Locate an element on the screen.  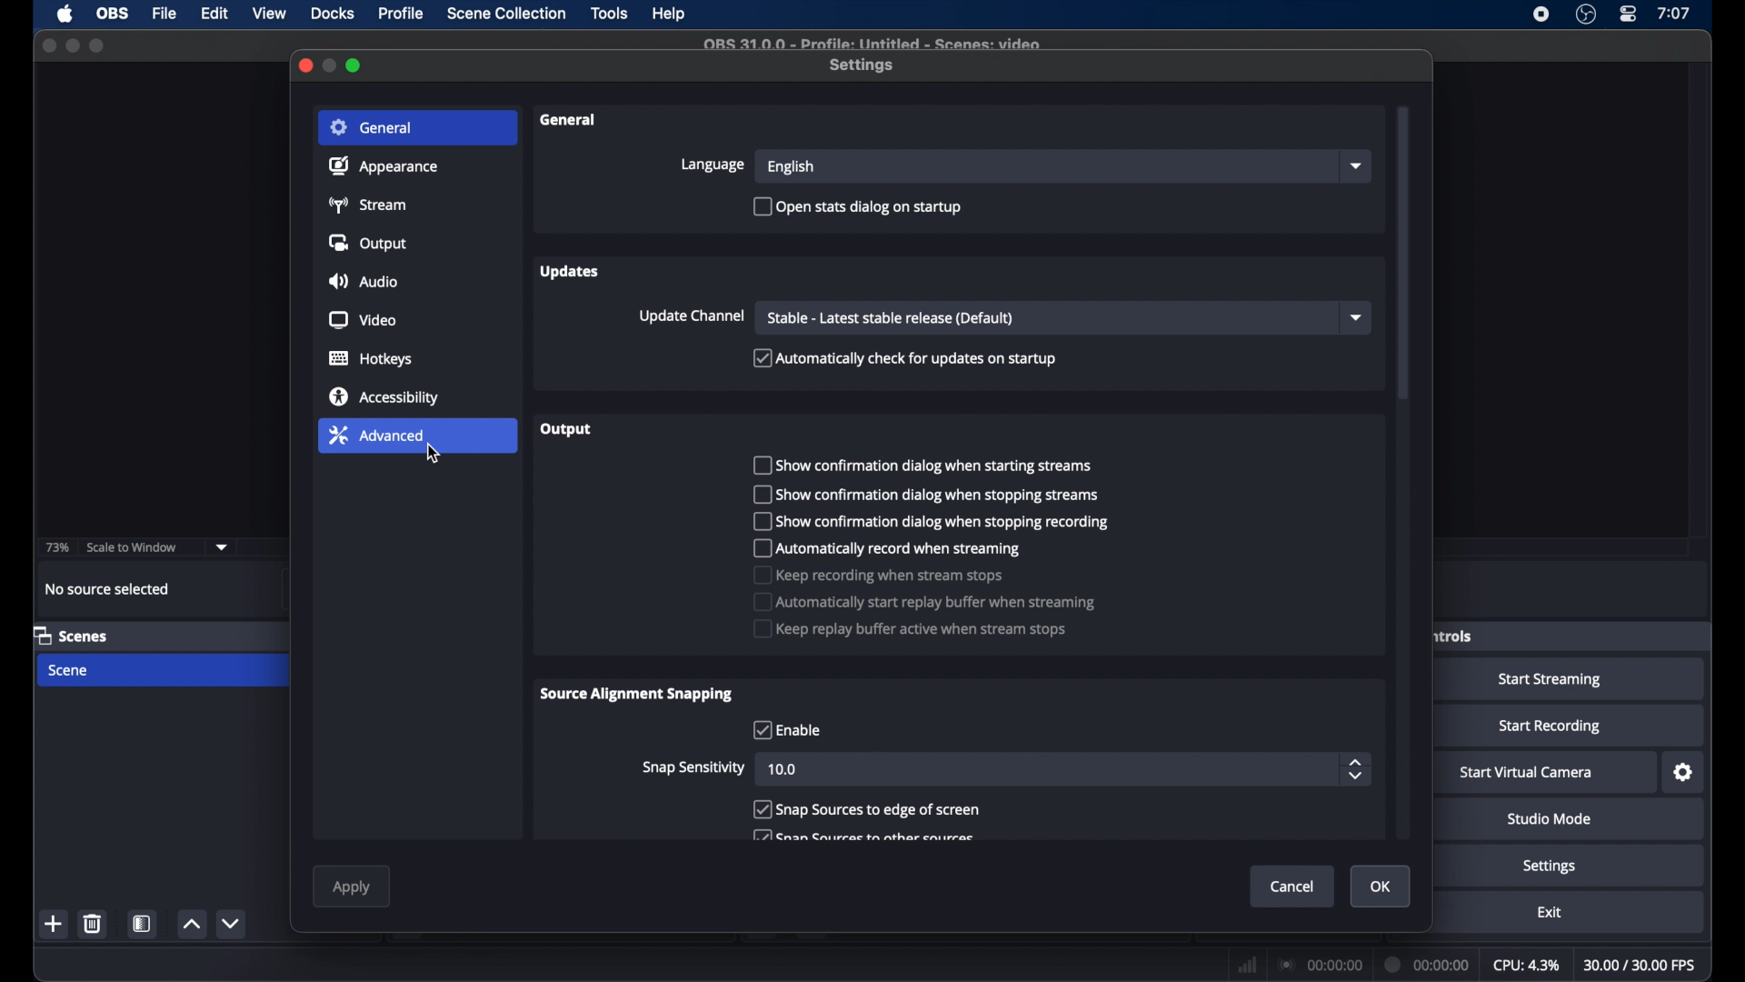
hotkeys is located at coordinates (371, 358).